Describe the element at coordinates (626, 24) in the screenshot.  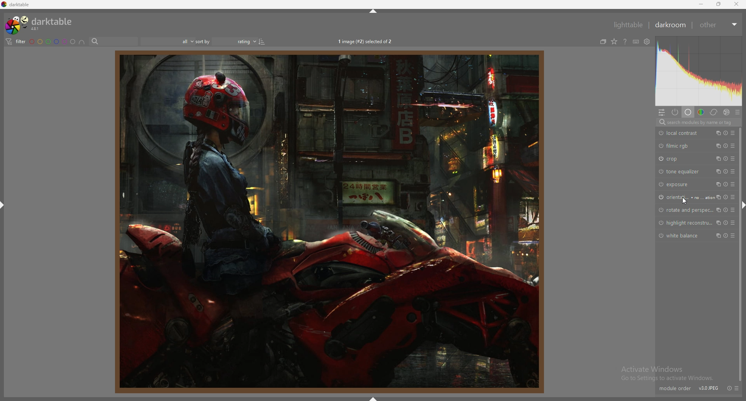
I see `lighttable` at that location.